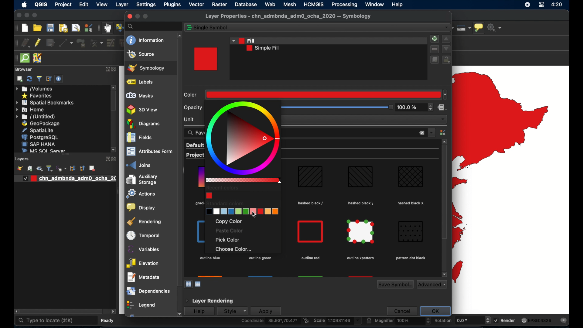 The image size is (583, 328). Describe the element at coordinates (15, 58) in the screenshot. I see `drag handle` at that location.